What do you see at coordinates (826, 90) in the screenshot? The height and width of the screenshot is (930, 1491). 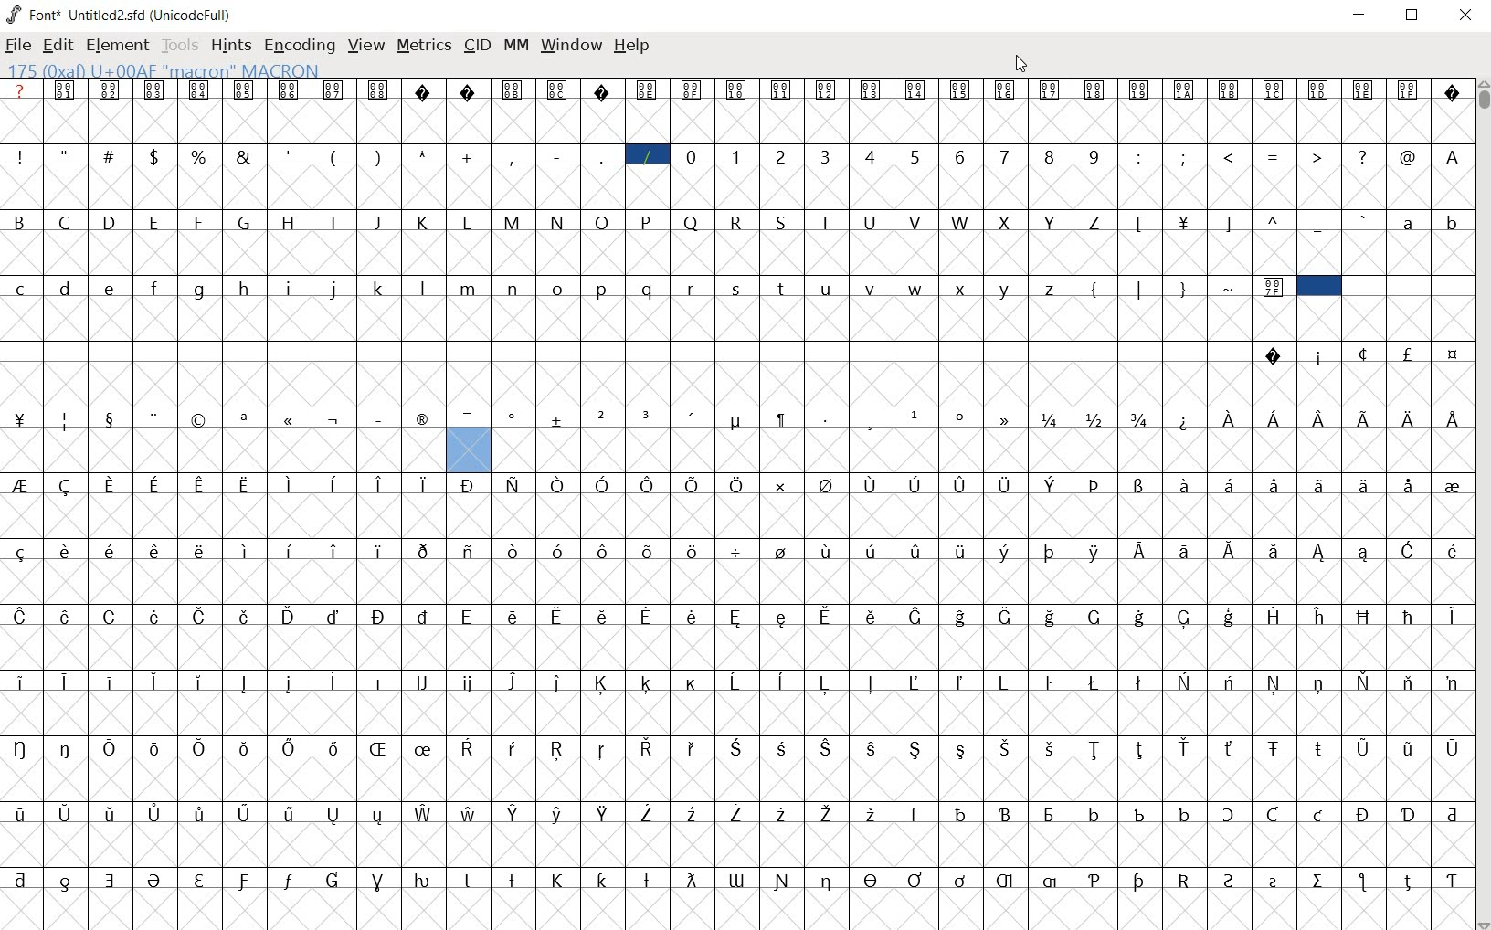 I see `Symbol` at bounding box center [826, 90].